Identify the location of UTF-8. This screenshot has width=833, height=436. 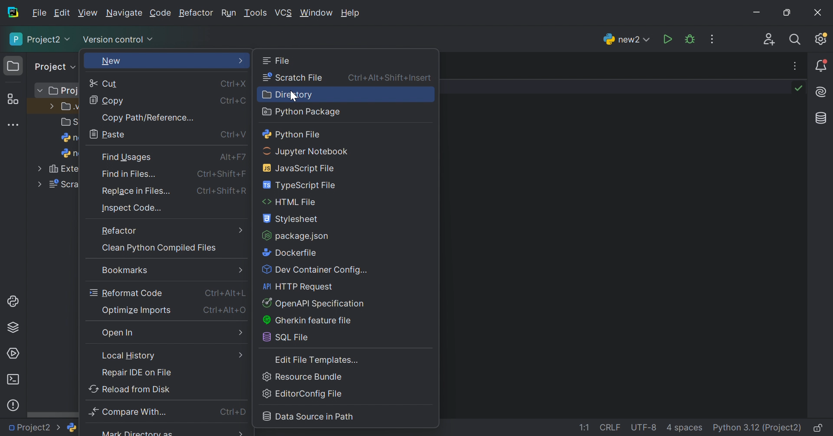
(645, 427).